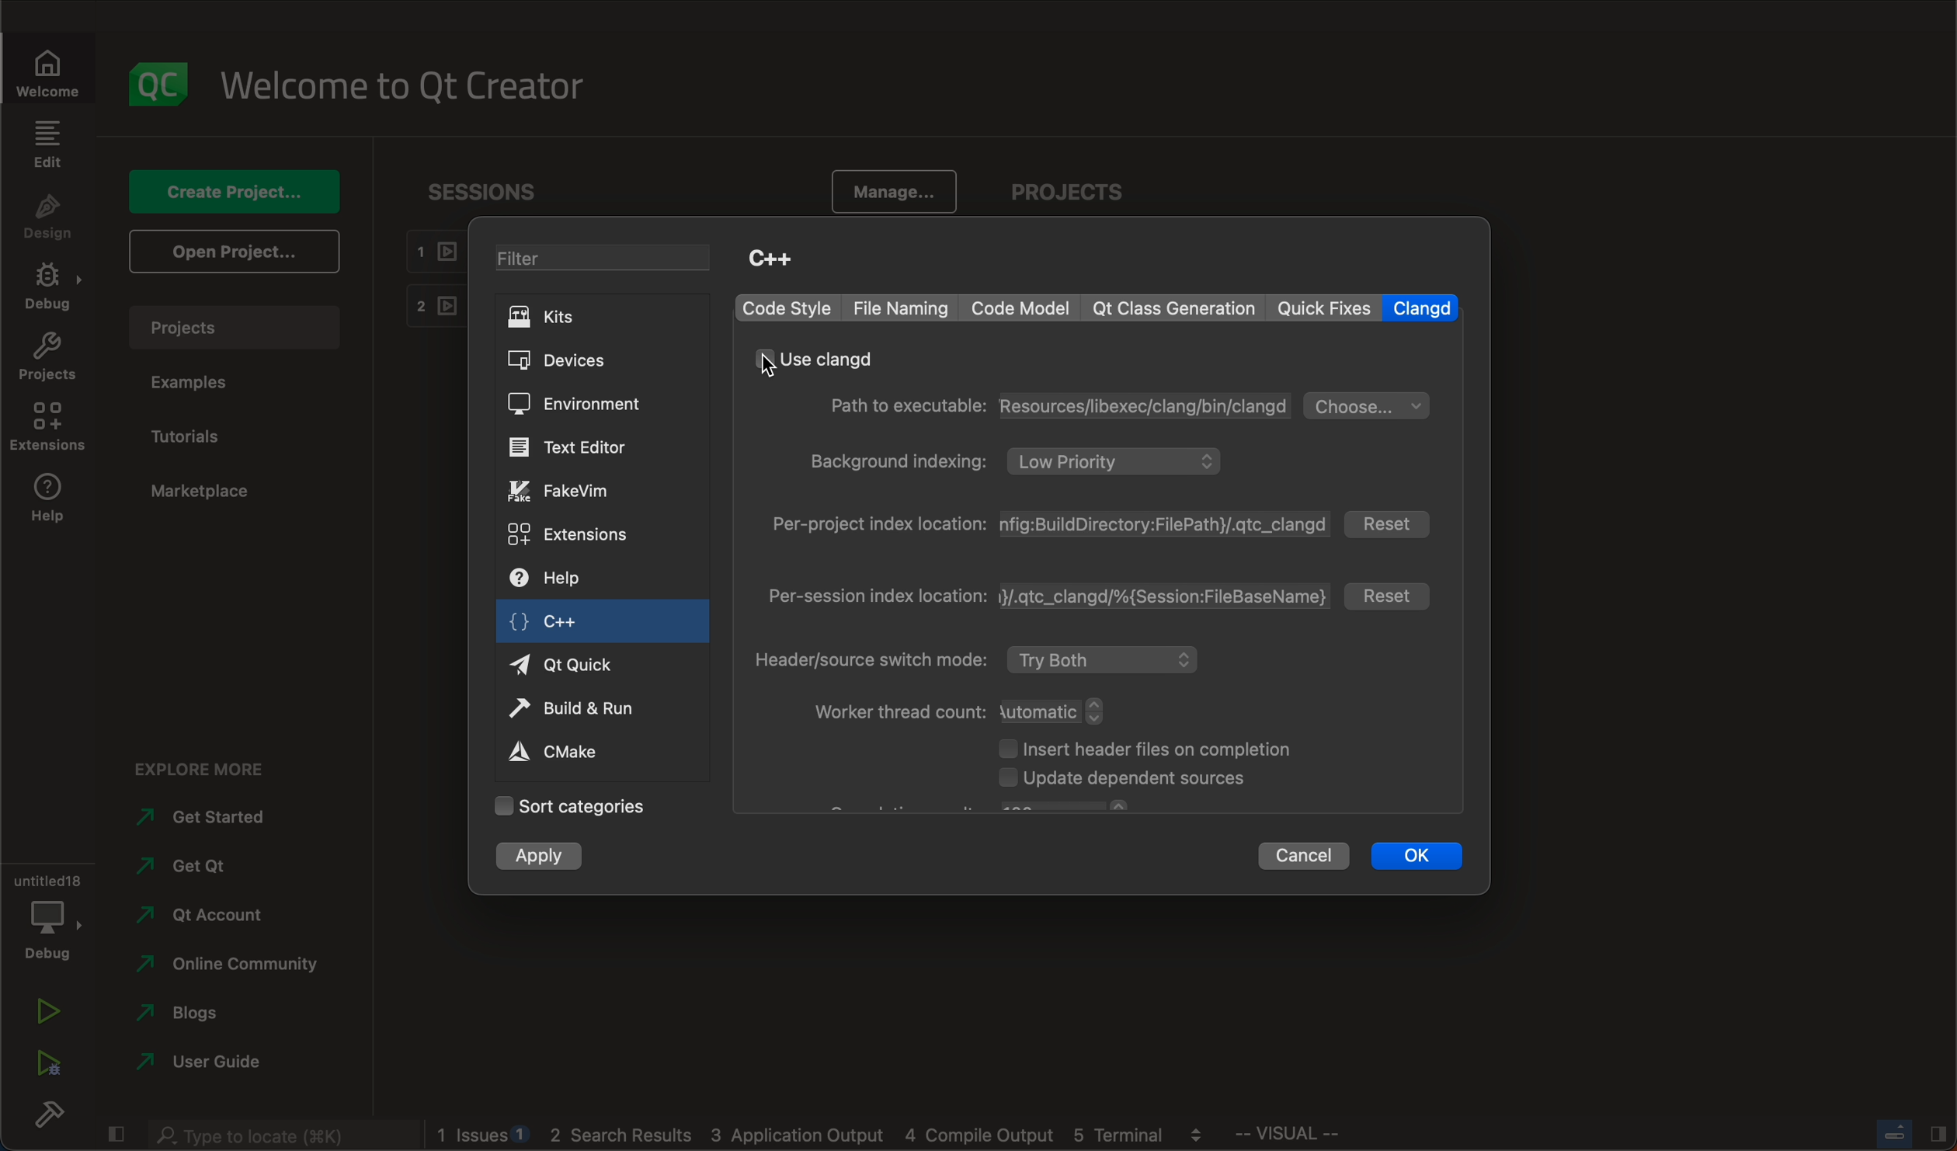  What do you see at coordinates (1292, 1133) in the screenshot?
I see `` at bounding box center [1292, 1133].